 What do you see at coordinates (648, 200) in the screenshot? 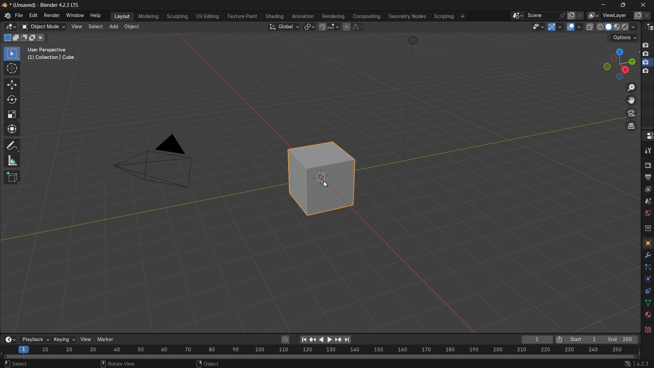
I see `scene` at bounding box center [648, 200].